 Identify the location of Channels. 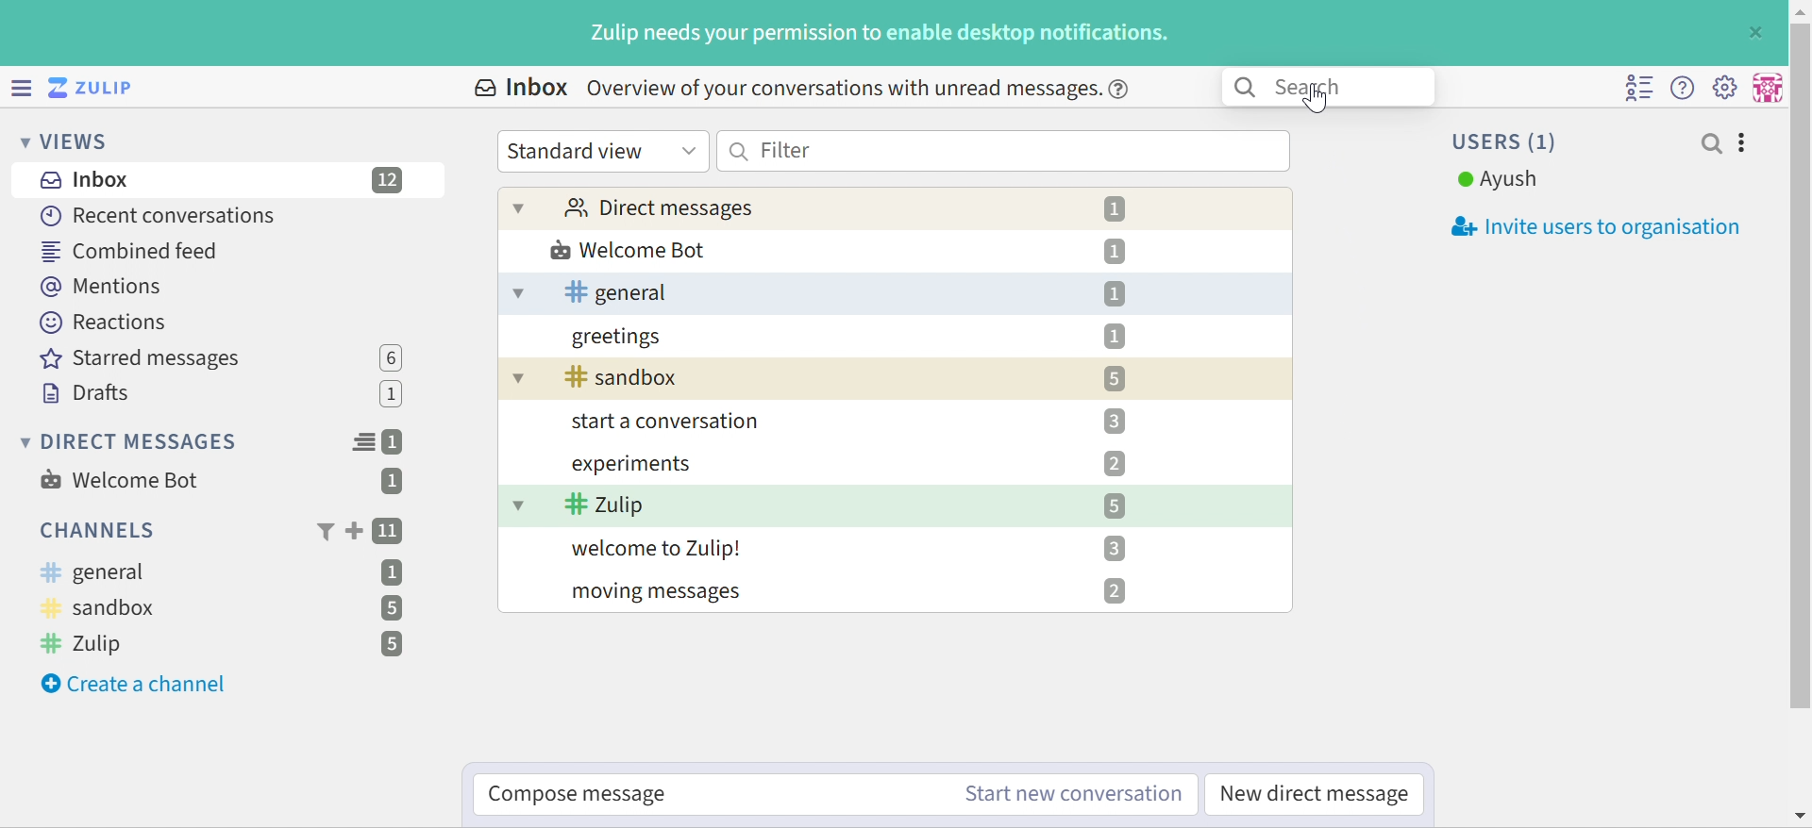
(94, 530).